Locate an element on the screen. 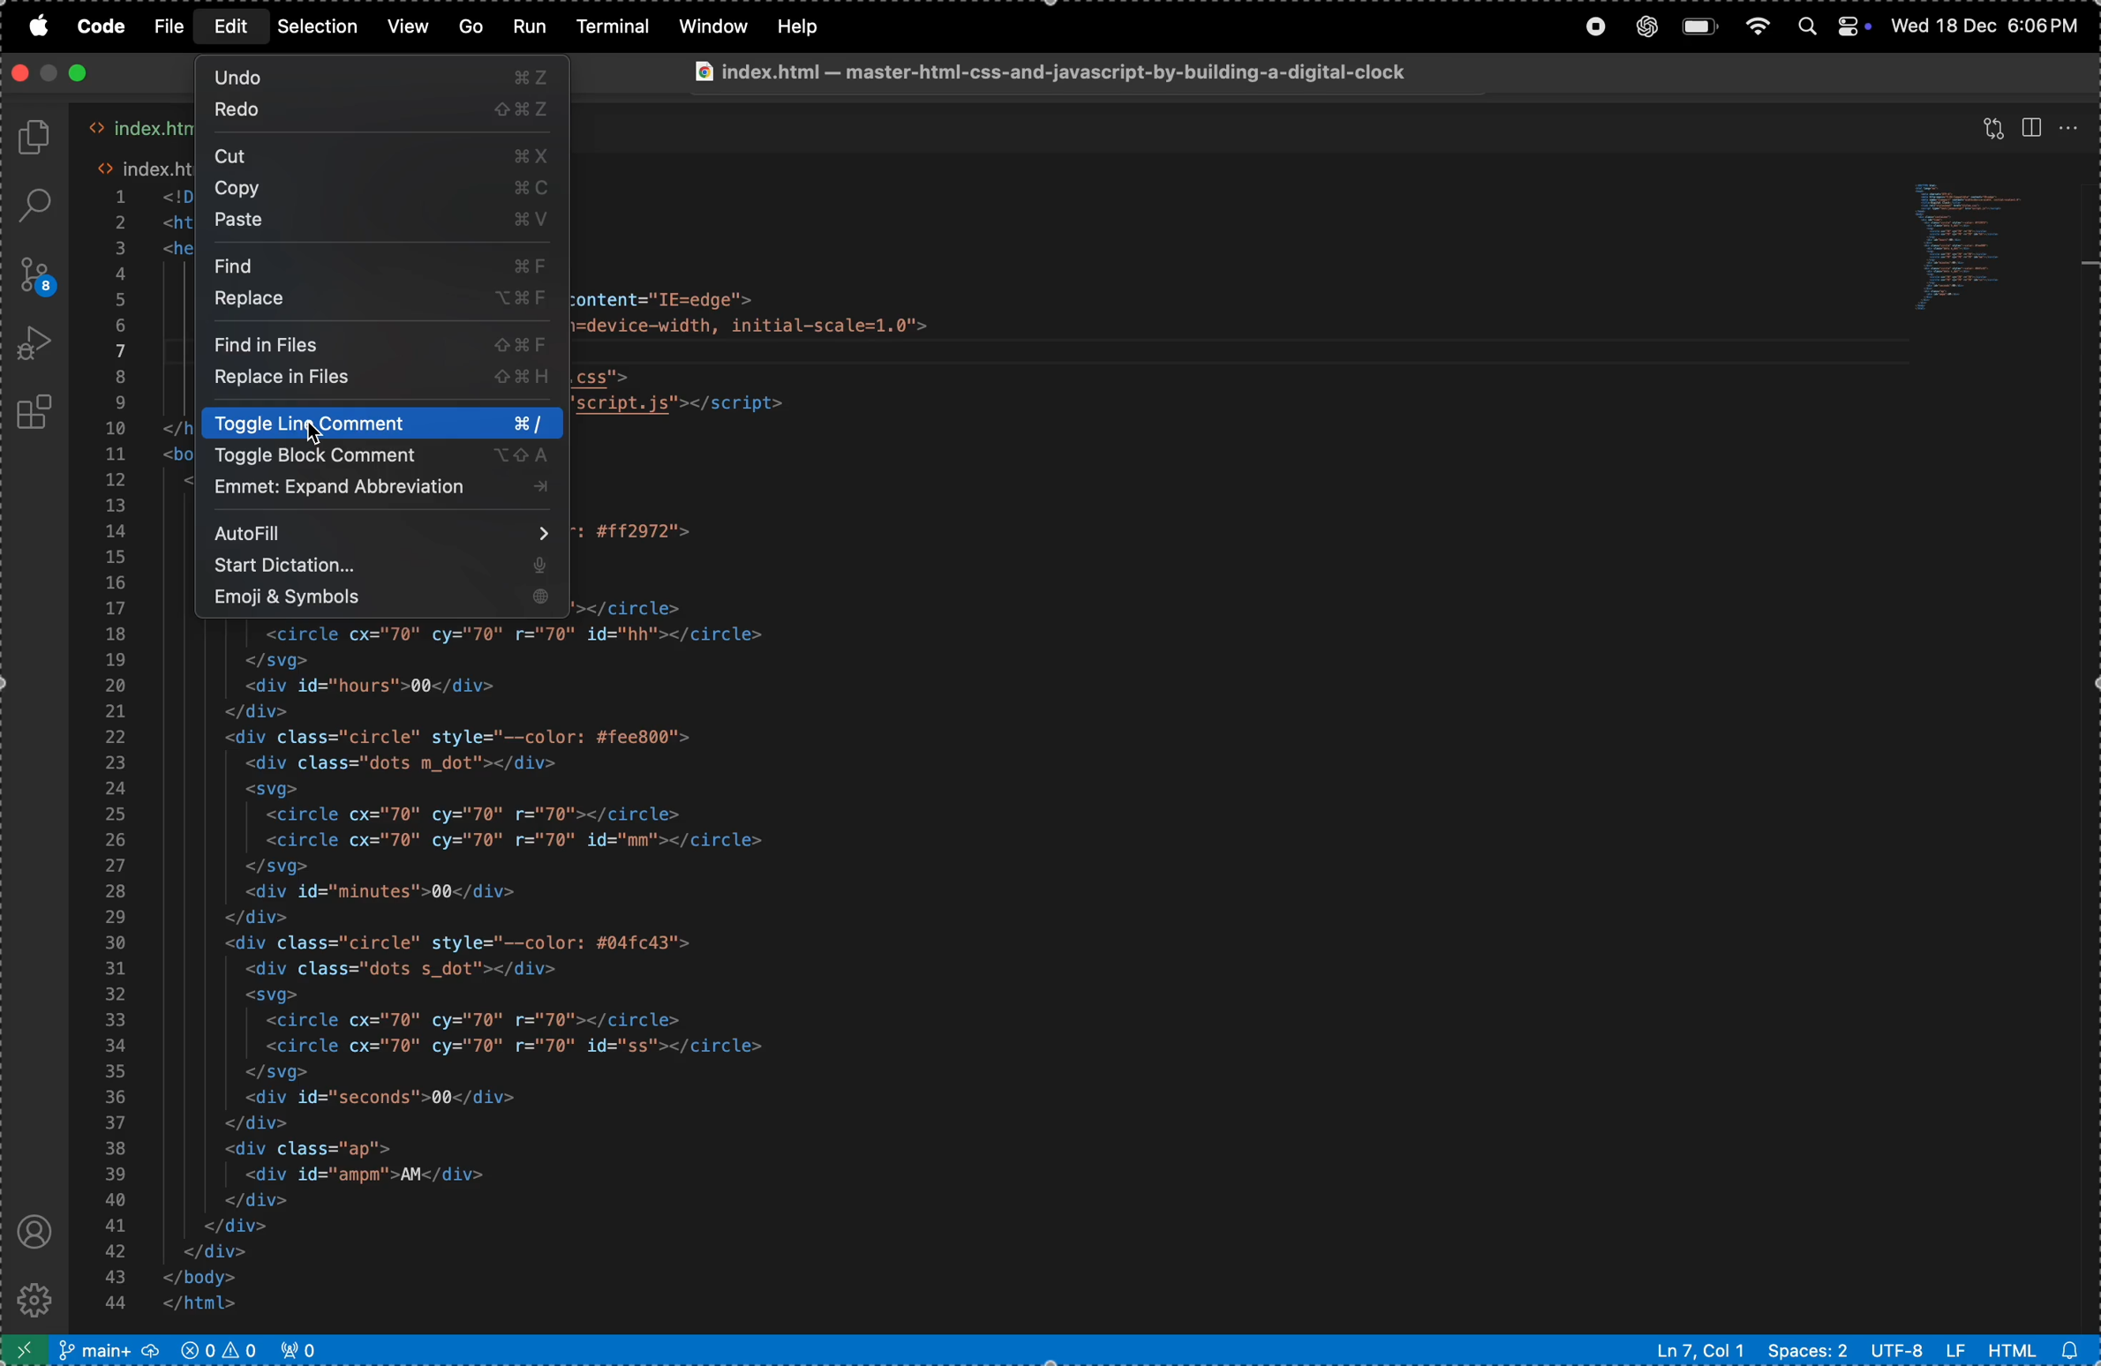 This screenshot has width=2101, height=1366. split editor is located at coordinates (2033, 125).